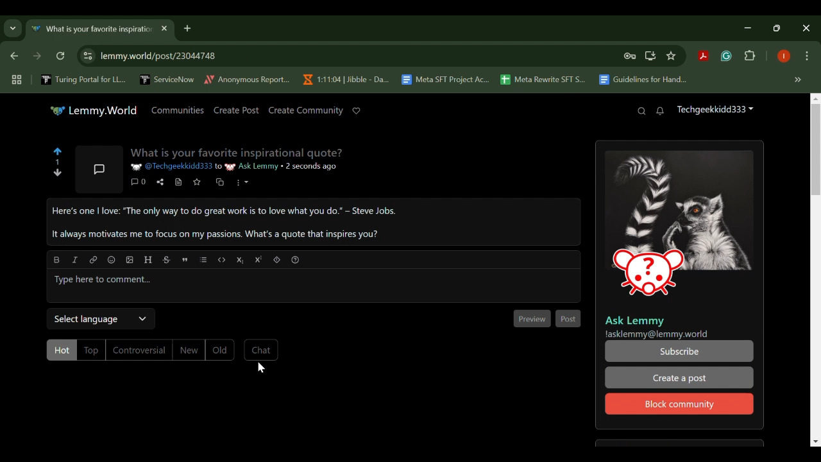  Describe the element at coordinates (222, 259) in the screenshot. I see `code` at that location.